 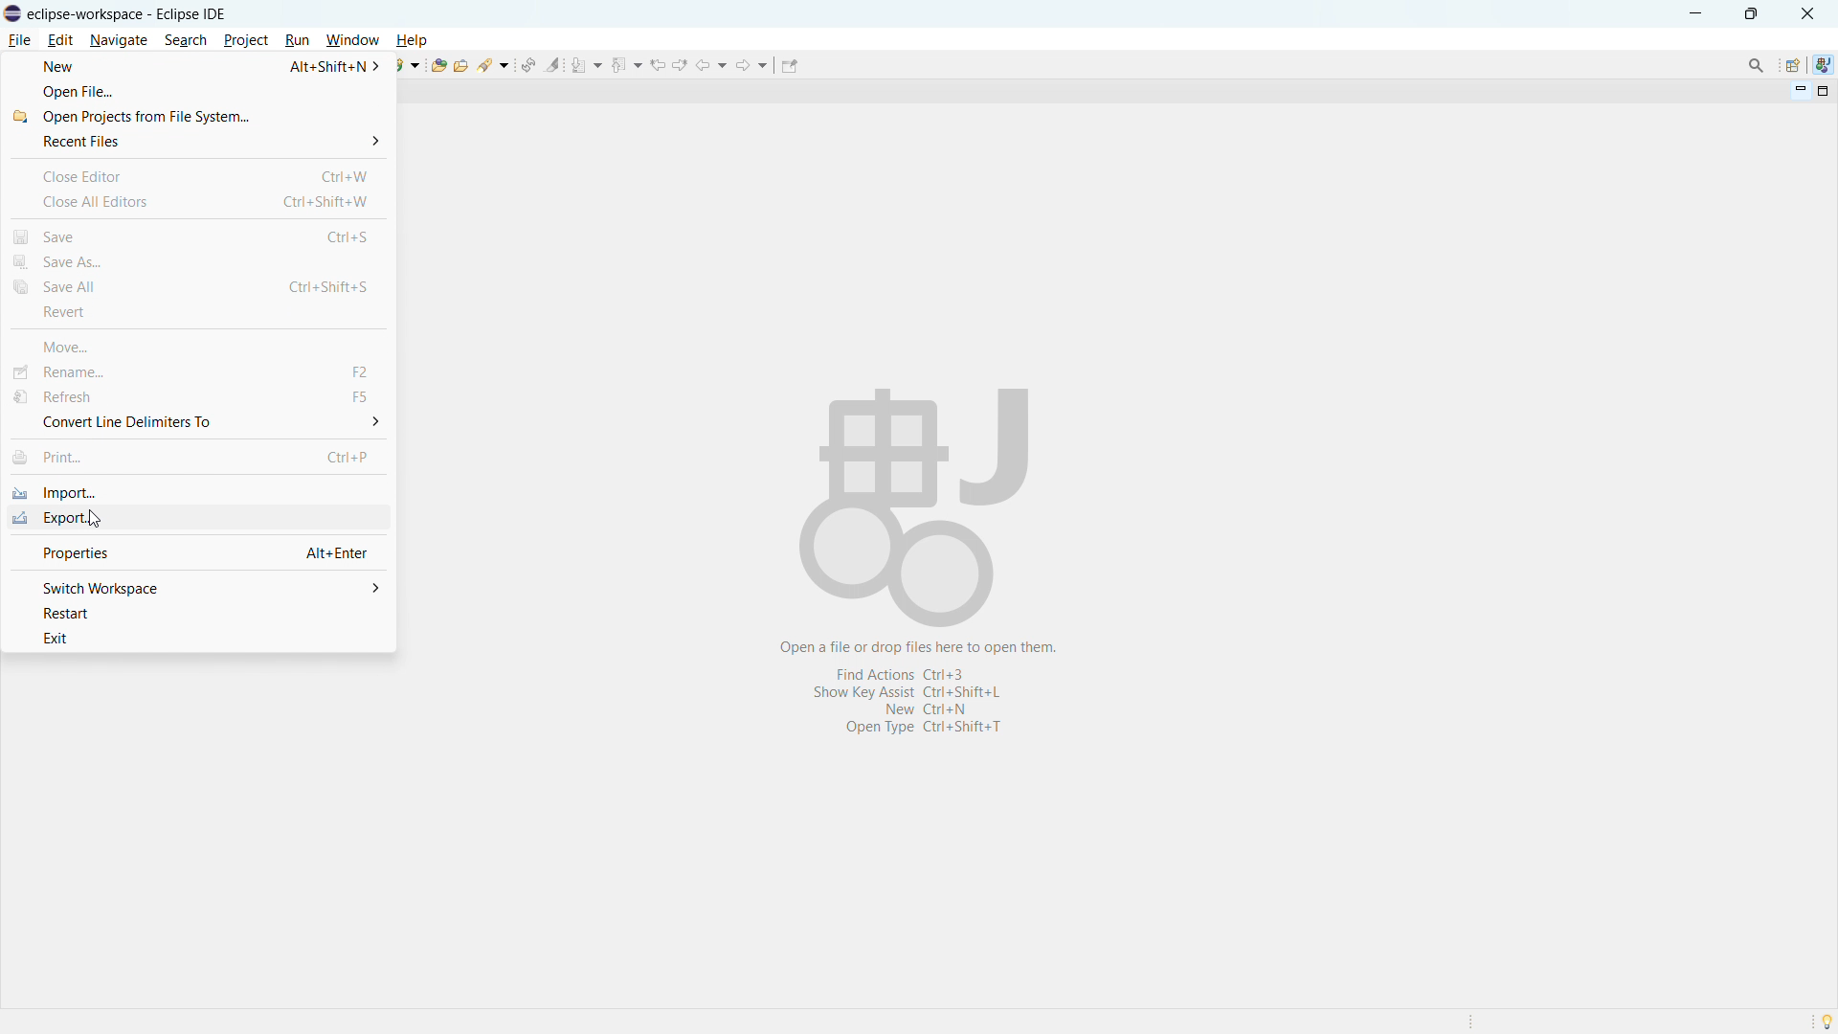 What do you see at coordinates (712, 65) in the screenshot?
I see `back` at bounding box center [712, 65].